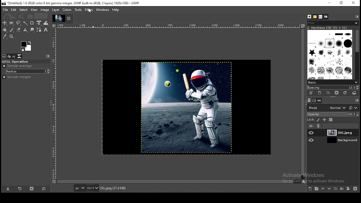 This screenshot has height=203, width=361. I want to click on device status, so click(9, 56).